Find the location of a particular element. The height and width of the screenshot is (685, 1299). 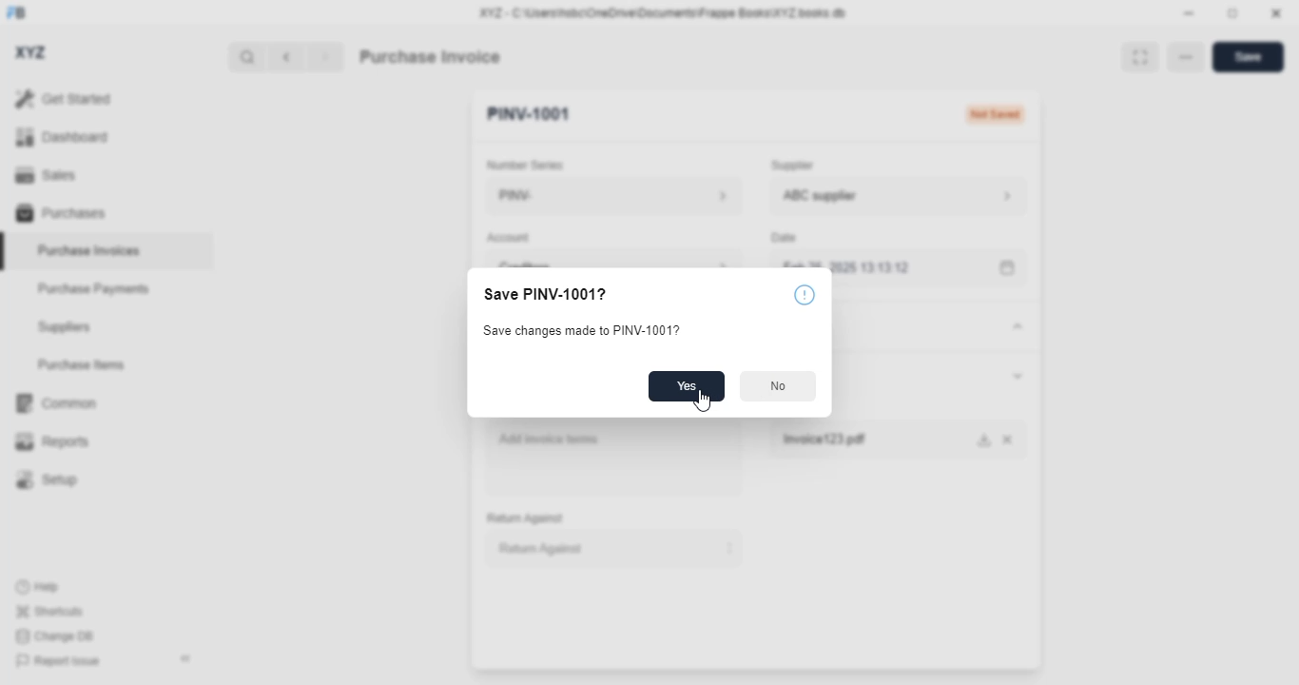

purchase invoices is located at coordinates (91, 250).